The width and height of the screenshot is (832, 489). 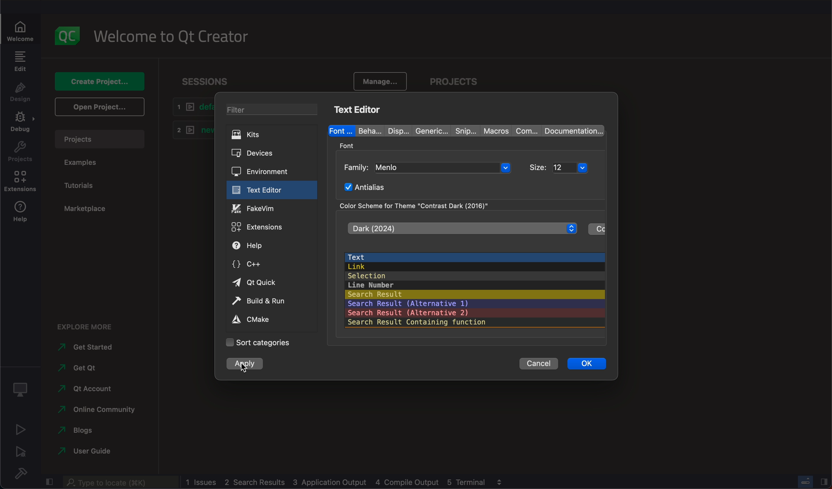 I want to click on com, so click(x=524, y=131).